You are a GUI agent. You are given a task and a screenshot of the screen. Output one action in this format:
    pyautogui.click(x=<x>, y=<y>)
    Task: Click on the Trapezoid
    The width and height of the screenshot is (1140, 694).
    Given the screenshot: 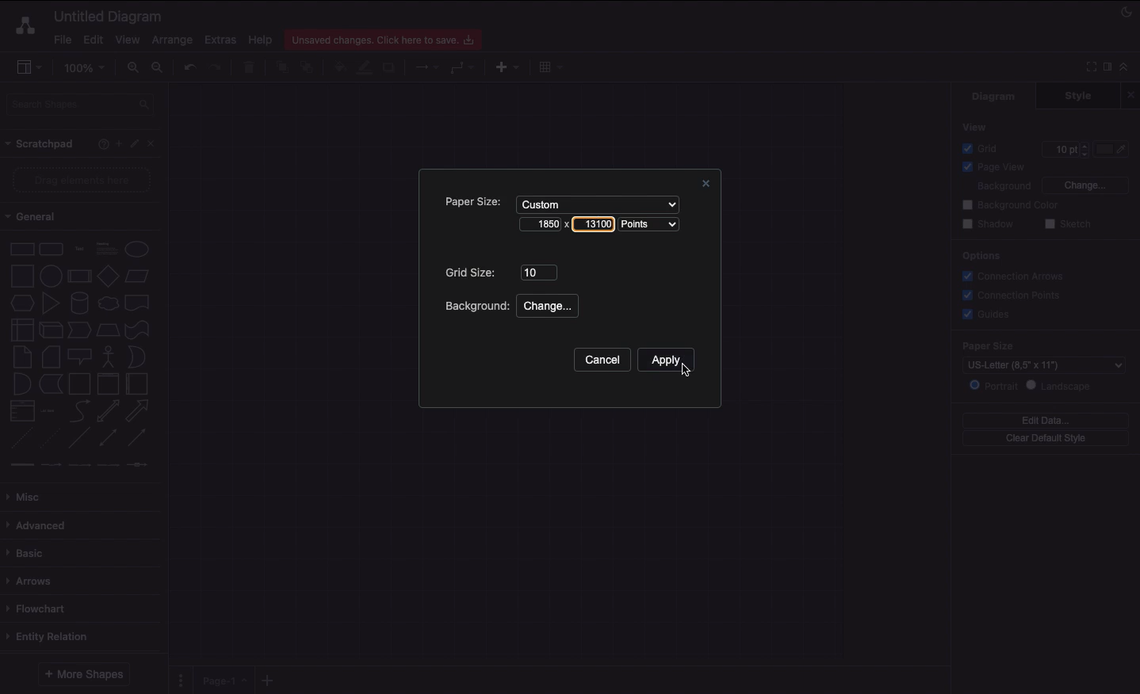 What is the action you would take?
    pyautogui.click(x=106, y=330)
    